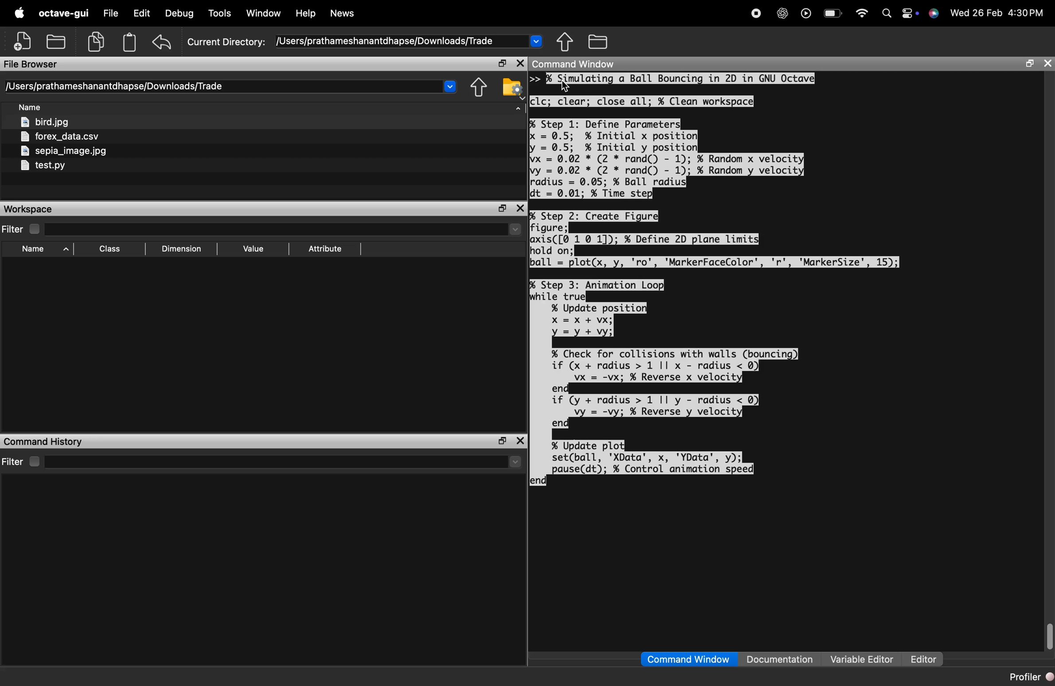 This screenshot has height=686, width=1055. Describe the element at coordinates (30, 106) in the screenshot. I see `Name` at that location.